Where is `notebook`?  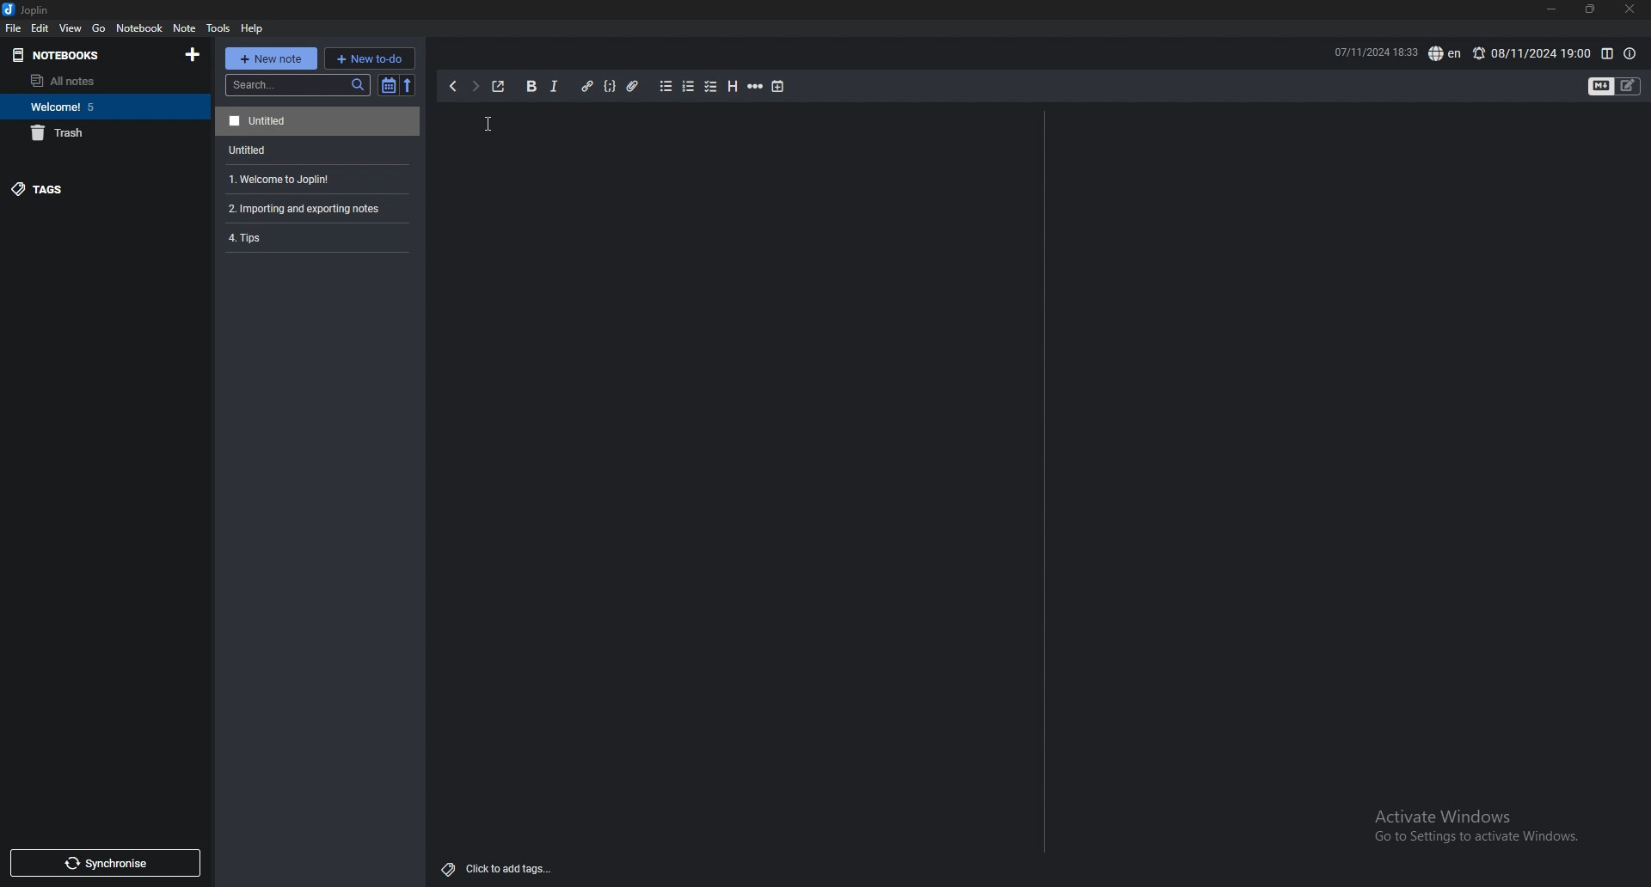 notebook is located at coordinates (140, 28).